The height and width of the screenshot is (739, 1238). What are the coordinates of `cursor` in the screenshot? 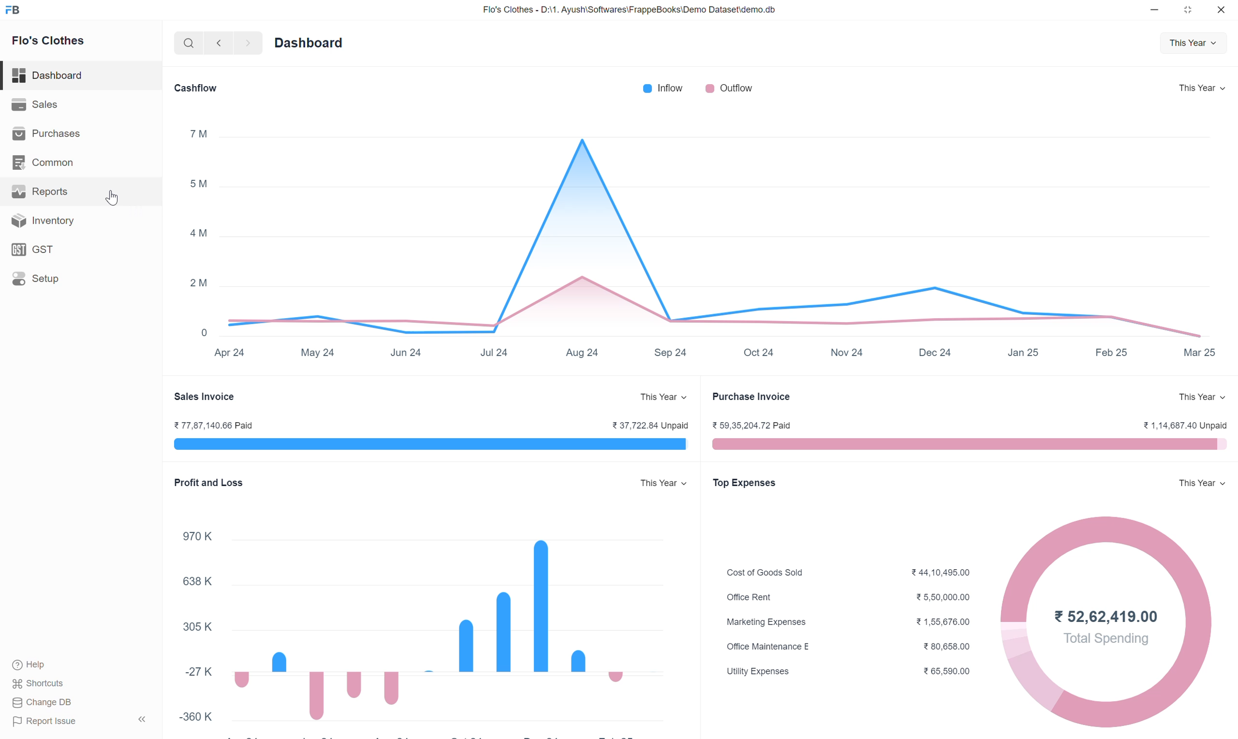 It's located at (113, 201).